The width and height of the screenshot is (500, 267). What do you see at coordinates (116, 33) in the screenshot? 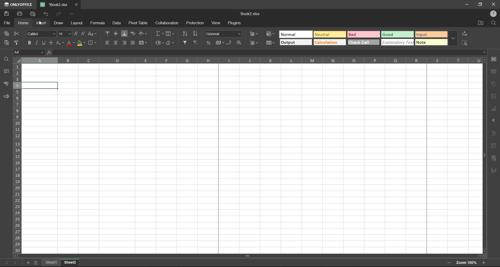
I see `align middle` at bounding box center [116, 33].